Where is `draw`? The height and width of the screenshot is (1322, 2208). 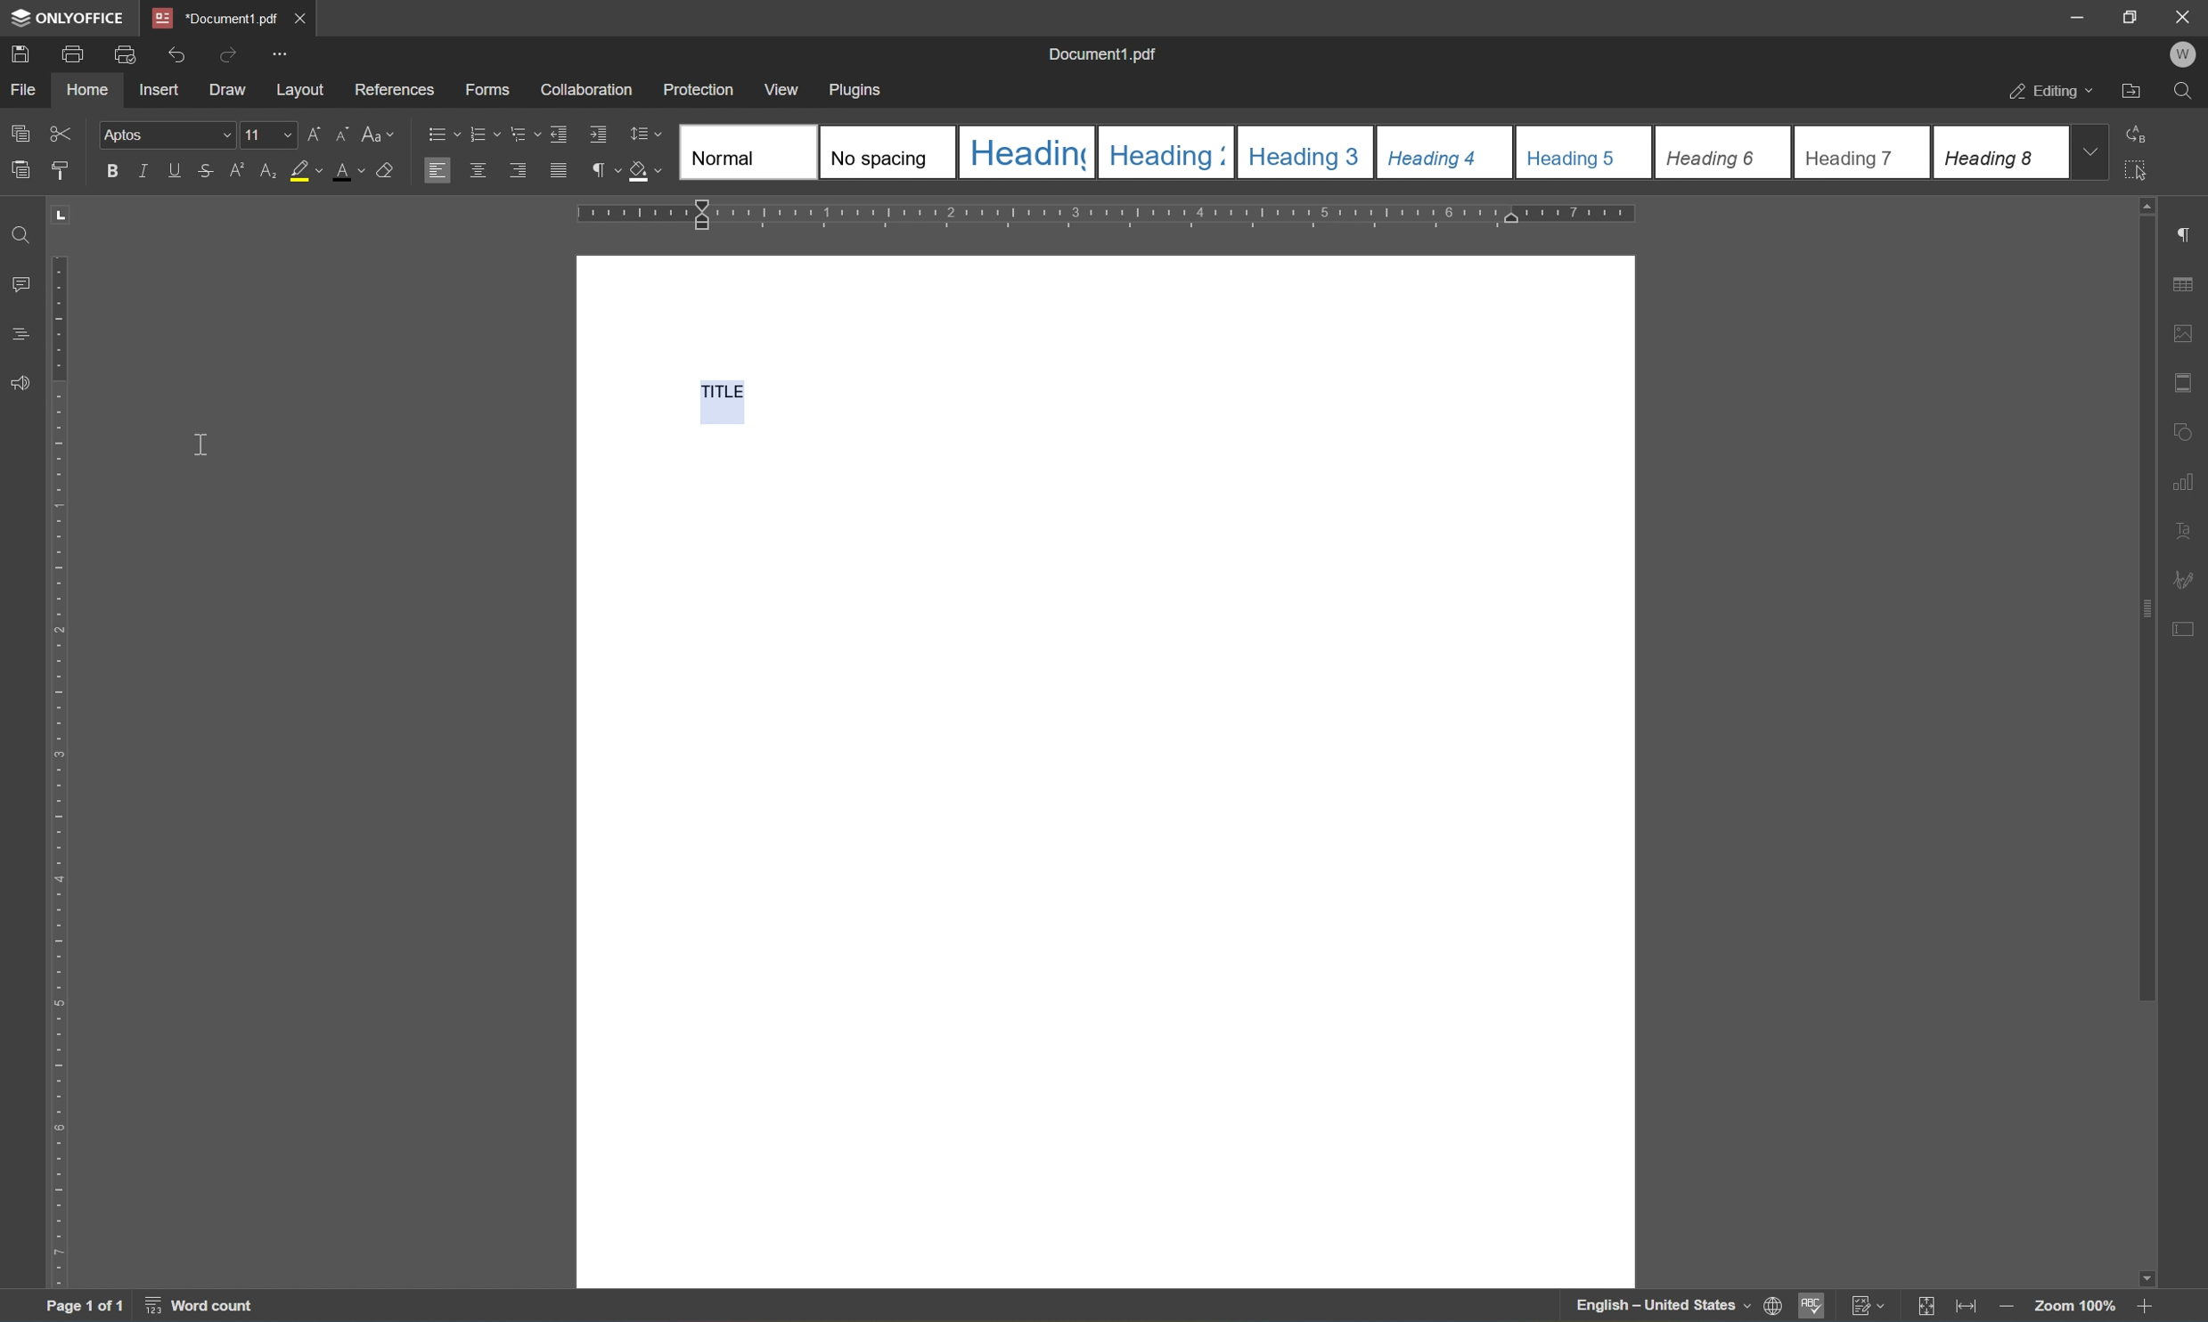 draw is located at coordinates (225, 88).